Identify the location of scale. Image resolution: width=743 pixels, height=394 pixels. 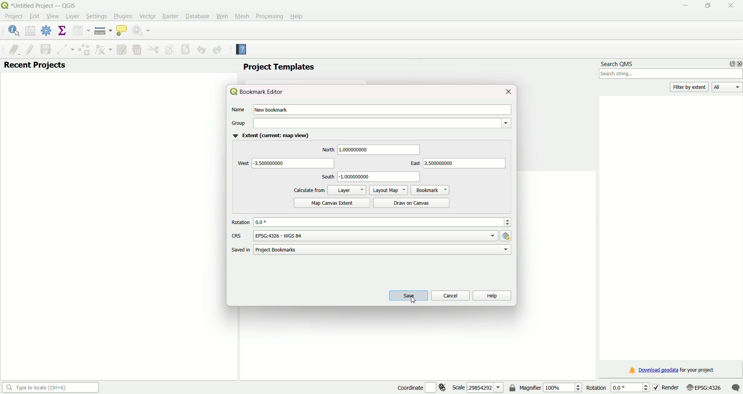
(478, 387).